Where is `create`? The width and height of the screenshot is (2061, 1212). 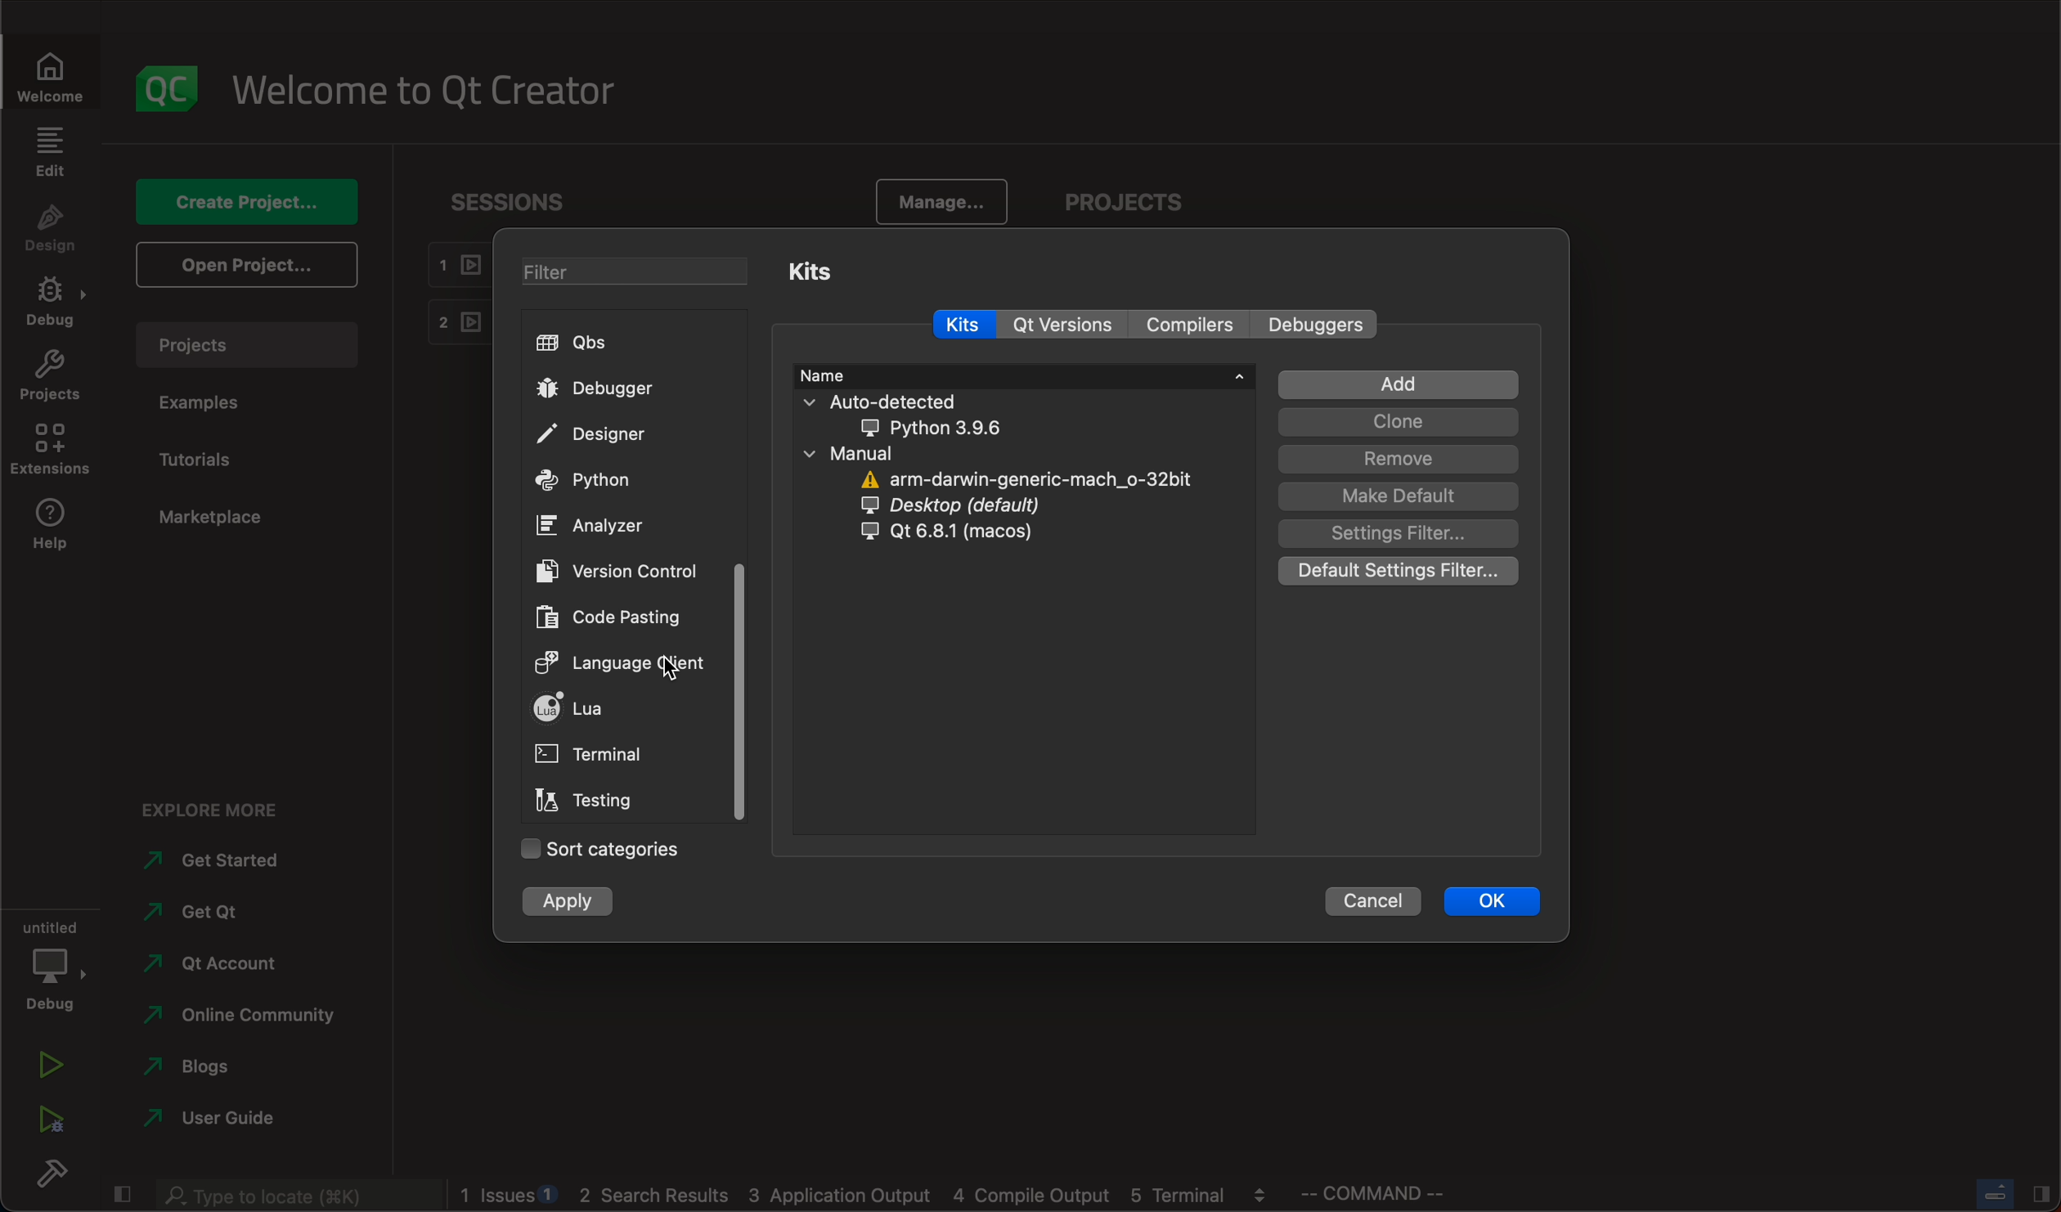 create is located at coordinates (241, 204).